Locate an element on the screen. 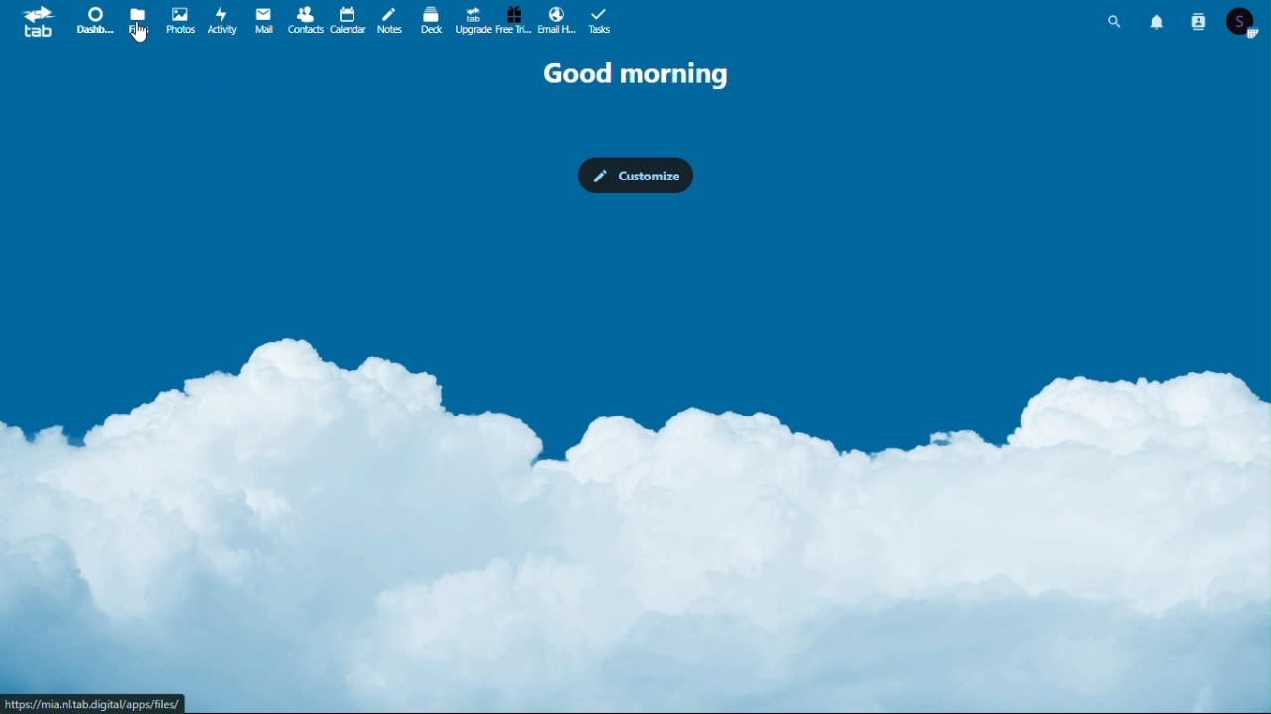  email hosting is located at coordinates (554, 20).